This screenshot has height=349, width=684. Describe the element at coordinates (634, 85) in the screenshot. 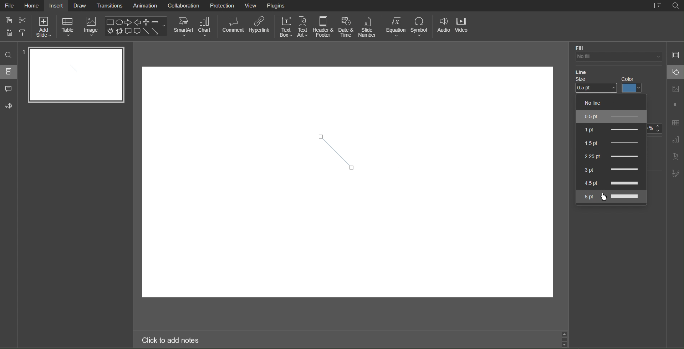

I see `Color: blue` at that location.